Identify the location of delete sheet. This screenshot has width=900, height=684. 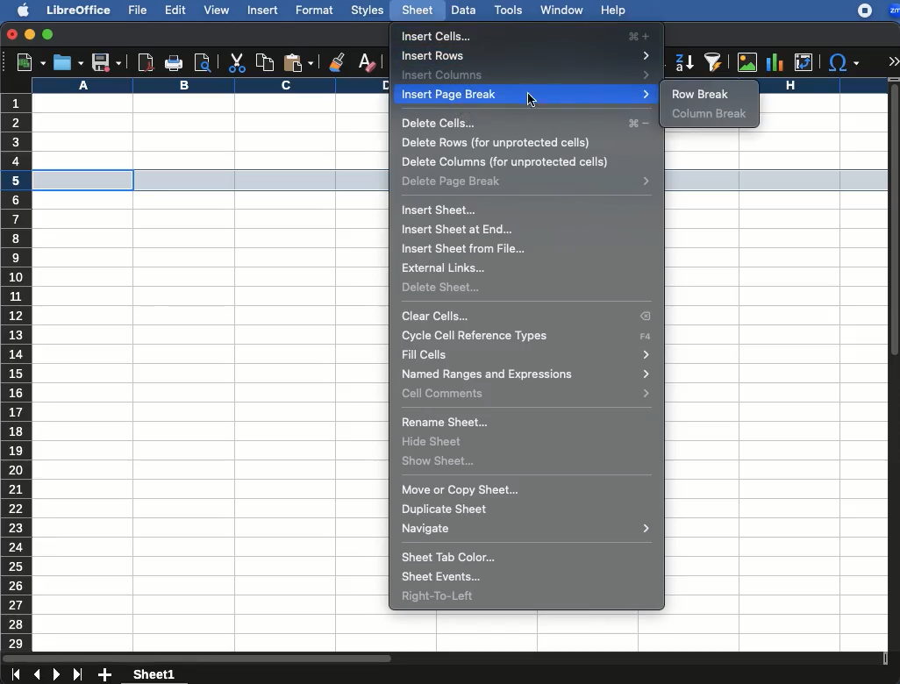
(447, 287).